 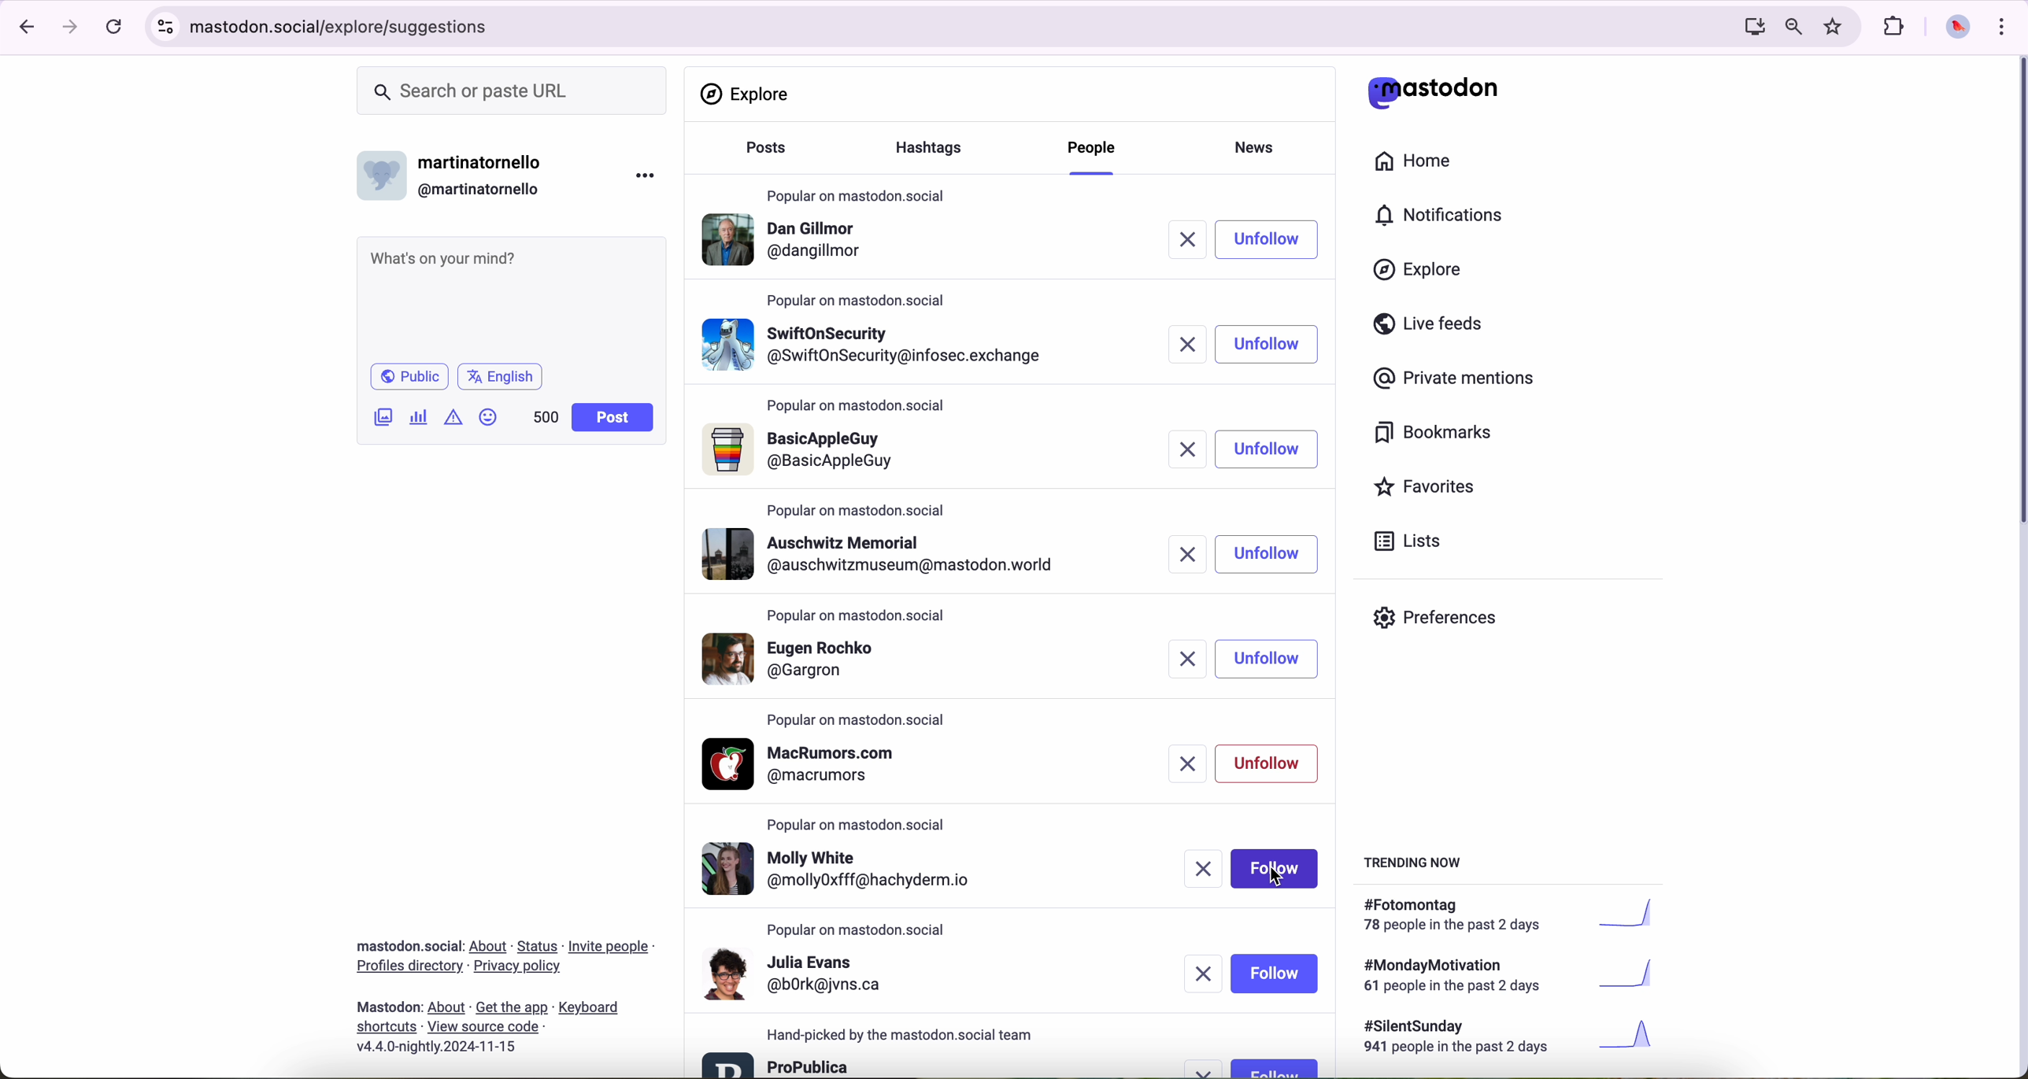 I want to click on navigate foward, so click(x=71, y=28).